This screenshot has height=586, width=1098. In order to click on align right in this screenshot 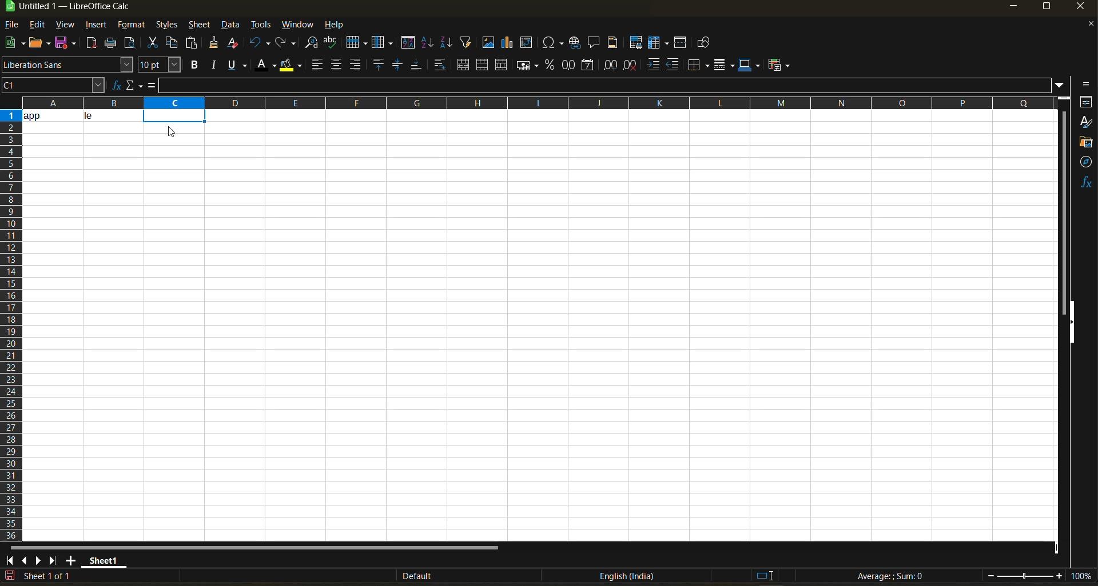, I will do `click(356, 65)`.